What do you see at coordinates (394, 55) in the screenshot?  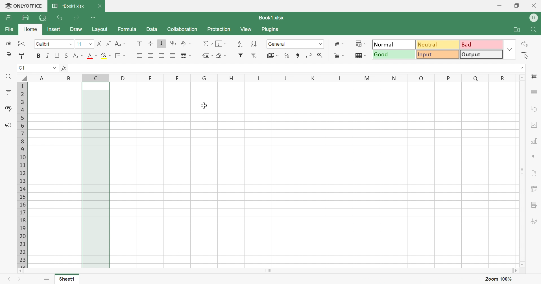 I see `Good` at bounding box center [394, 55].